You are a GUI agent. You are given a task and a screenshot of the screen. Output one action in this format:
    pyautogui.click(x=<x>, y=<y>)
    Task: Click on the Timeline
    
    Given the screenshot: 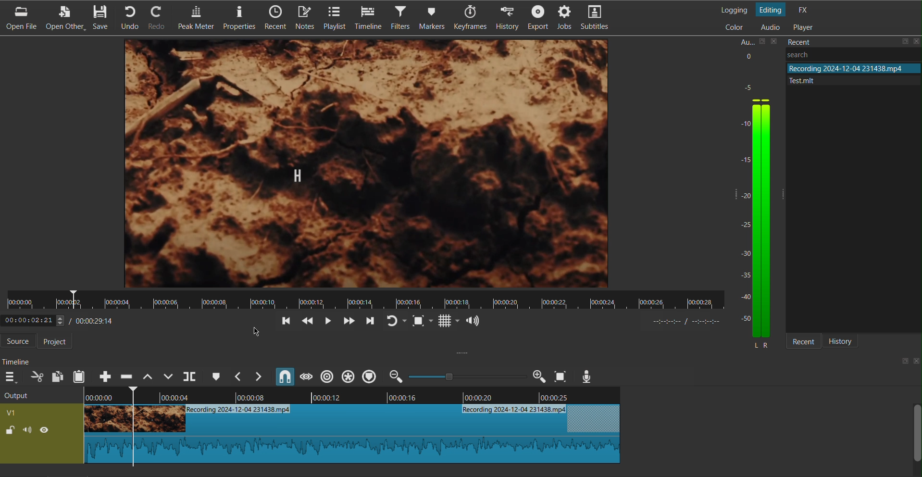 What is the action you would take?
    pyautogui.click(x=381, y=397)
    